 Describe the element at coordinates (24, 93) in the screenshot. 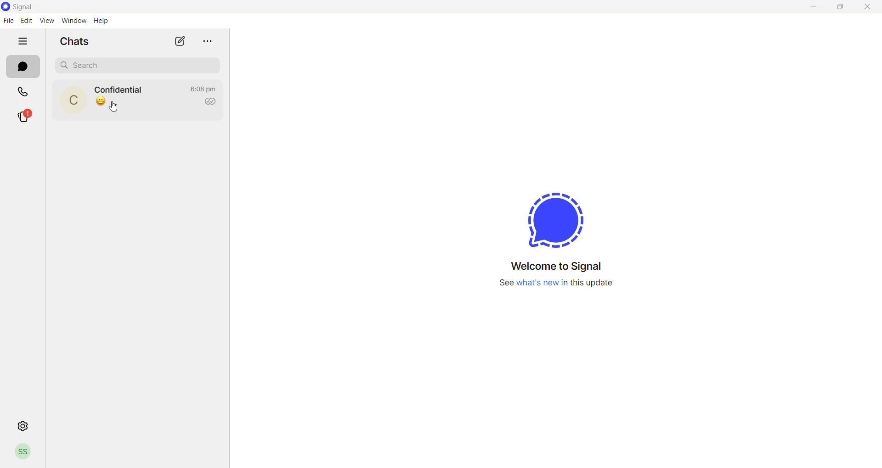

I see `calls` at that location.